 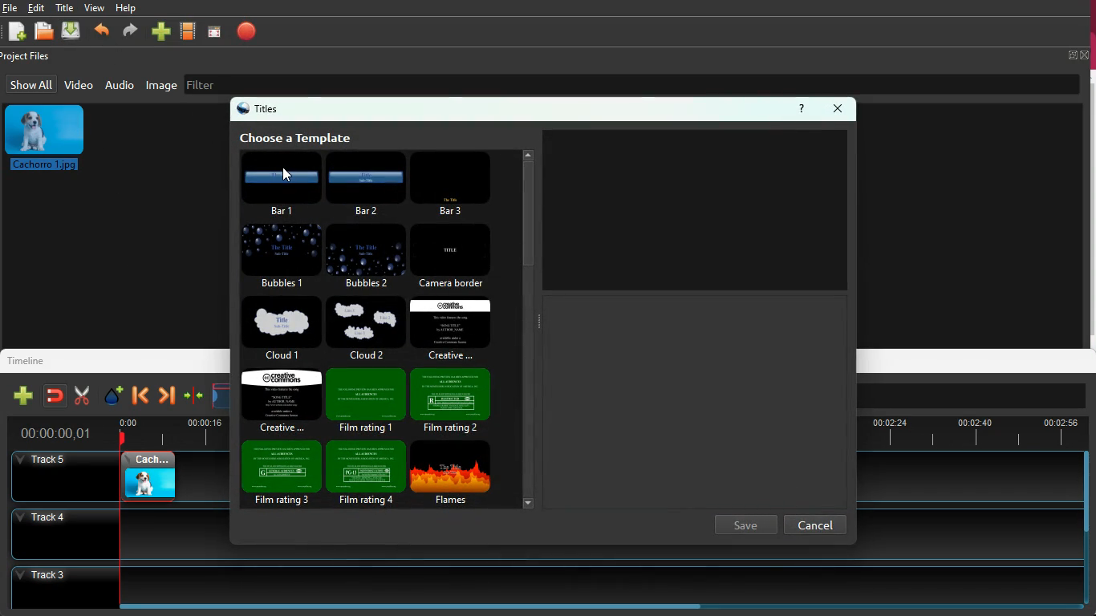 What do you see at coordinates (67, 7) in the screenshot?
I see `title` at bounding box center [67, 7].